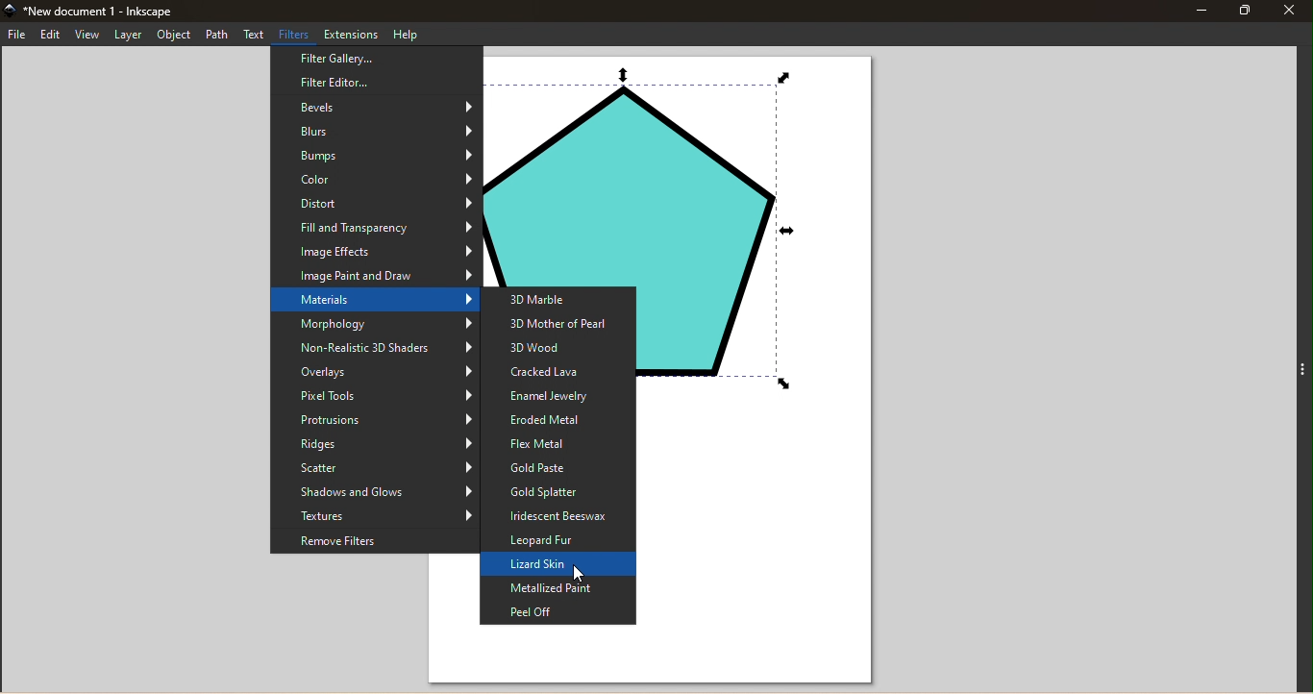  What do you see at coordinates (376, 58) in the screenshot?
I see `Filter Gallery` at bounding box center [376, 58].